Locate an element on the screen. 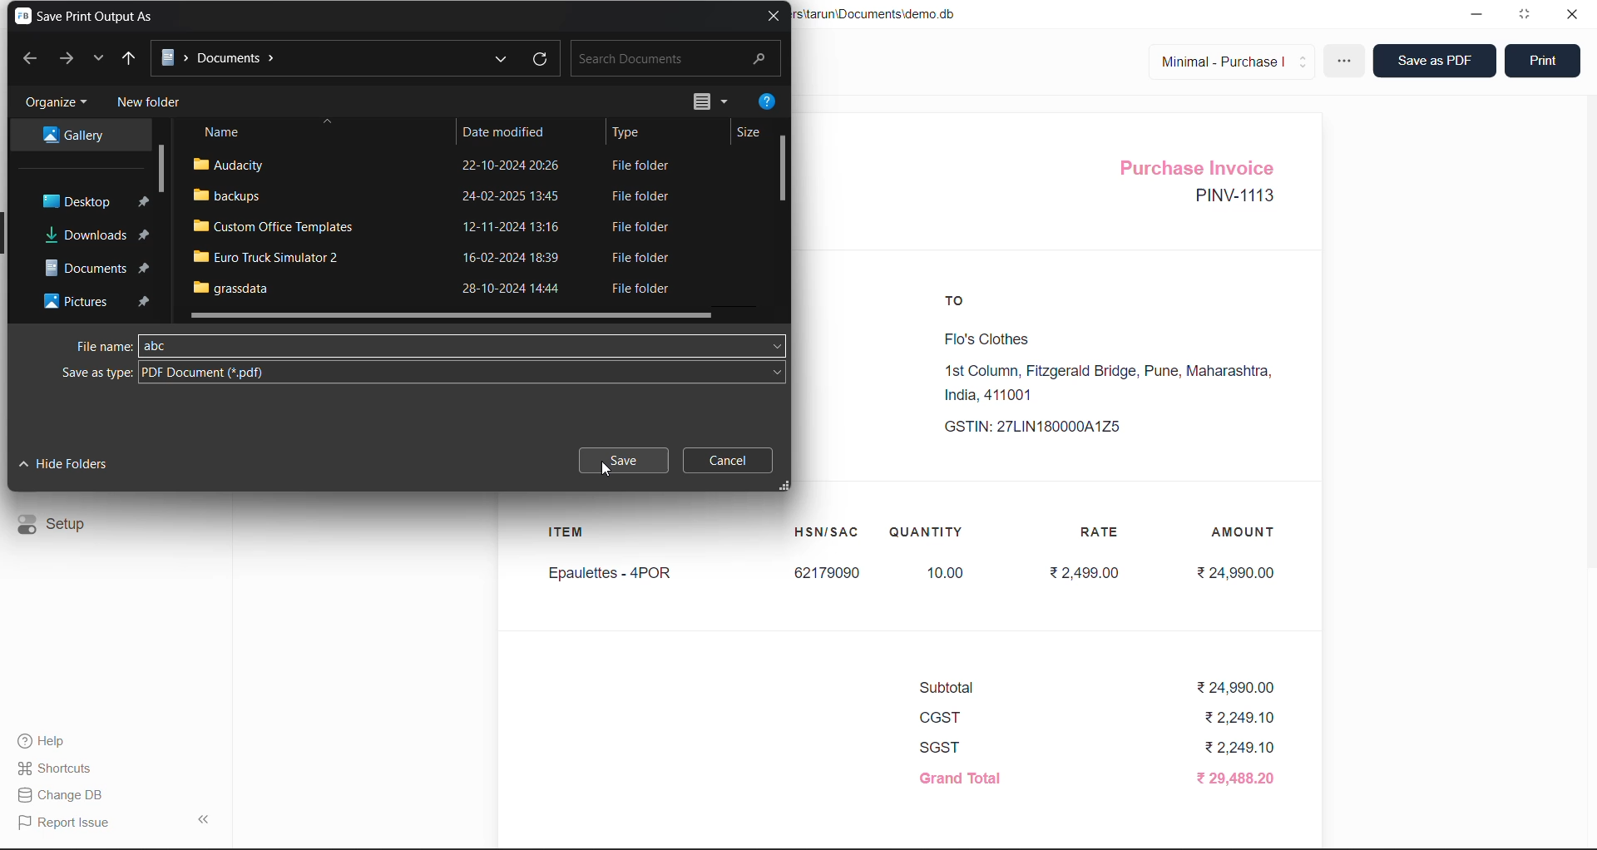 The image size is (1597, 850). search is located at coordinates (759, 59).